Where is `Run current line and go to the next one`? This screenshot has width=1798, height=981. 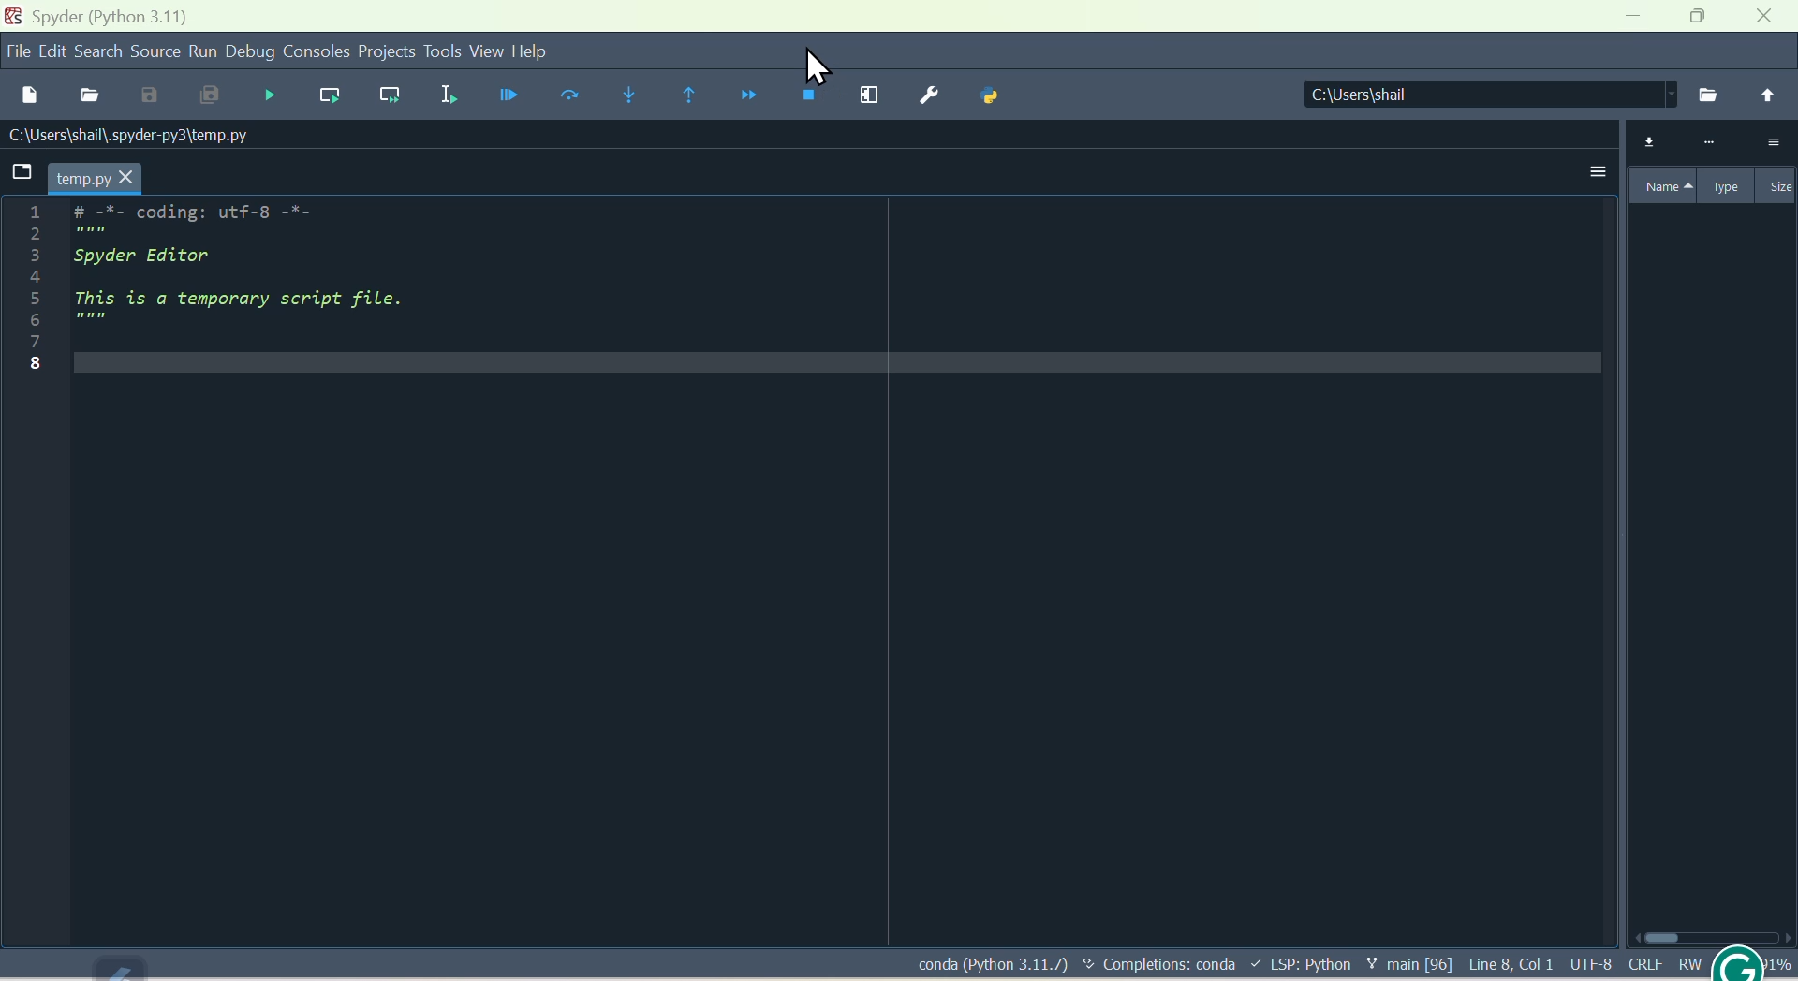 Run current line and go to the next one is located at coordinates (386, 94).